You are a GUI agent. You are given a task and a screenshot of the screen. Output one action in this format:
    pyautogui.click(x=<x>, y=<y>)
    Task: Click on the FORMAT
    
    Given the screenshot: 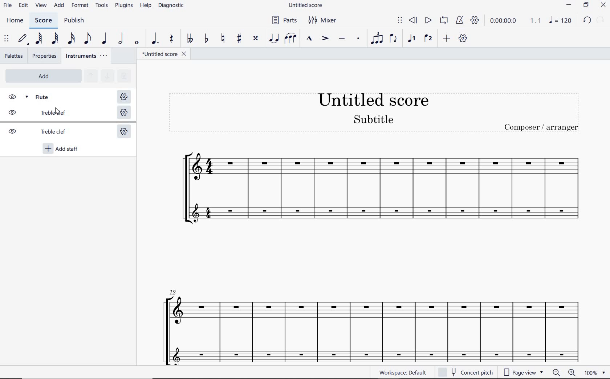 What is the action you would take?
    pyautogui.click(x=80, y=5)
    